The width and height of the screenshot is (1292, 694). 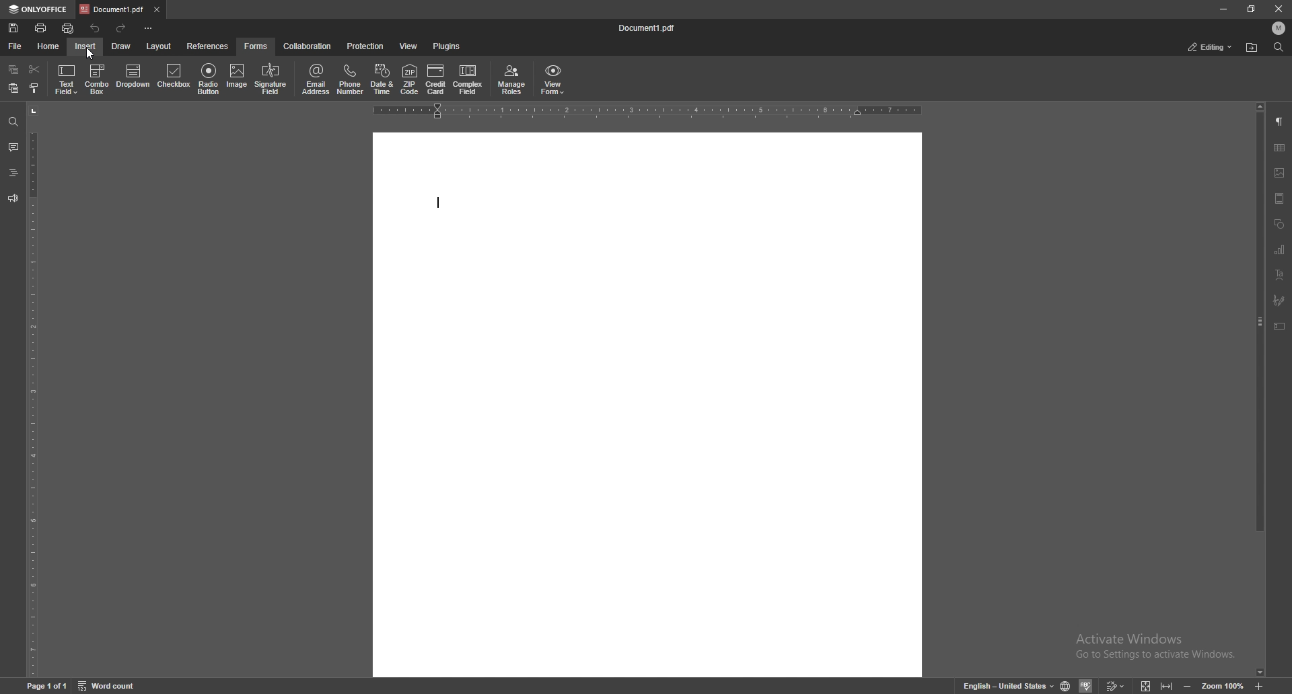 I want to click on header and footer, so click(x=1279, y=198).